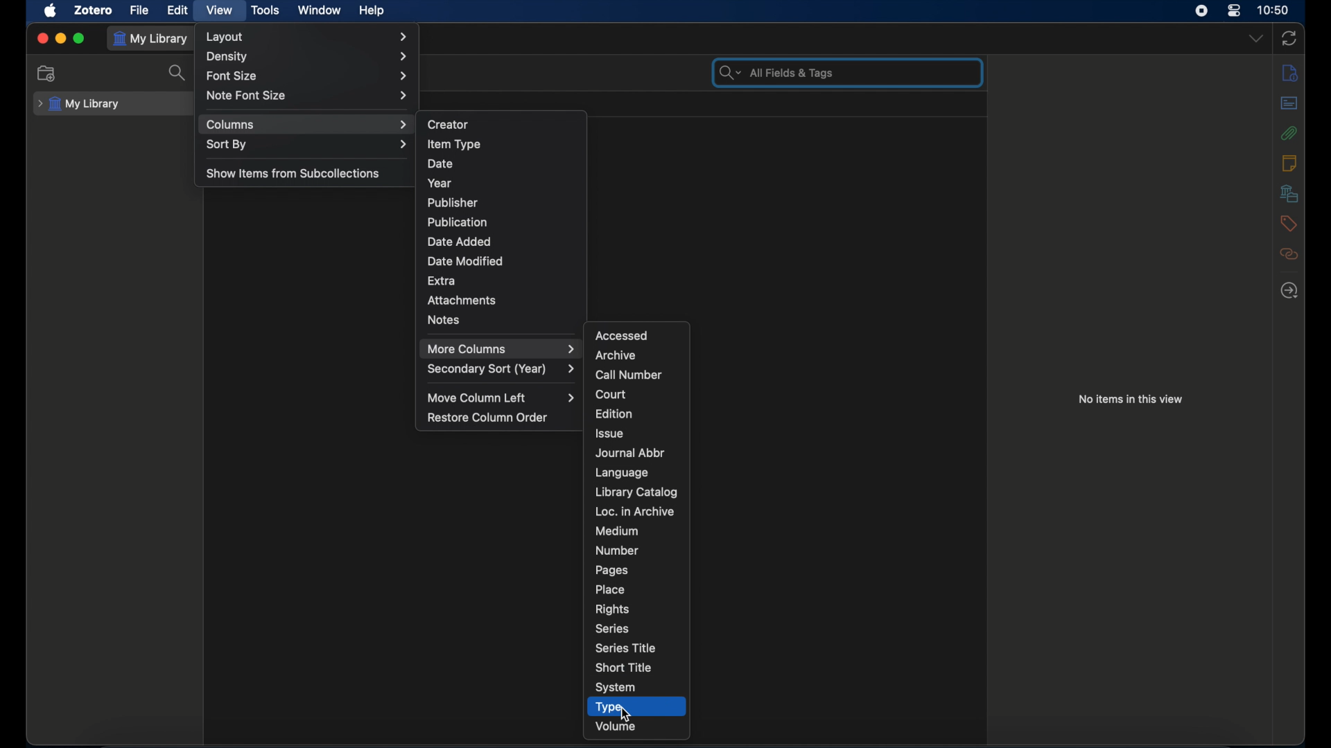 The image size is (1331, 748). Describe the element at coordinates (1289, 38) in the screenshot. I see `sync` at that location.